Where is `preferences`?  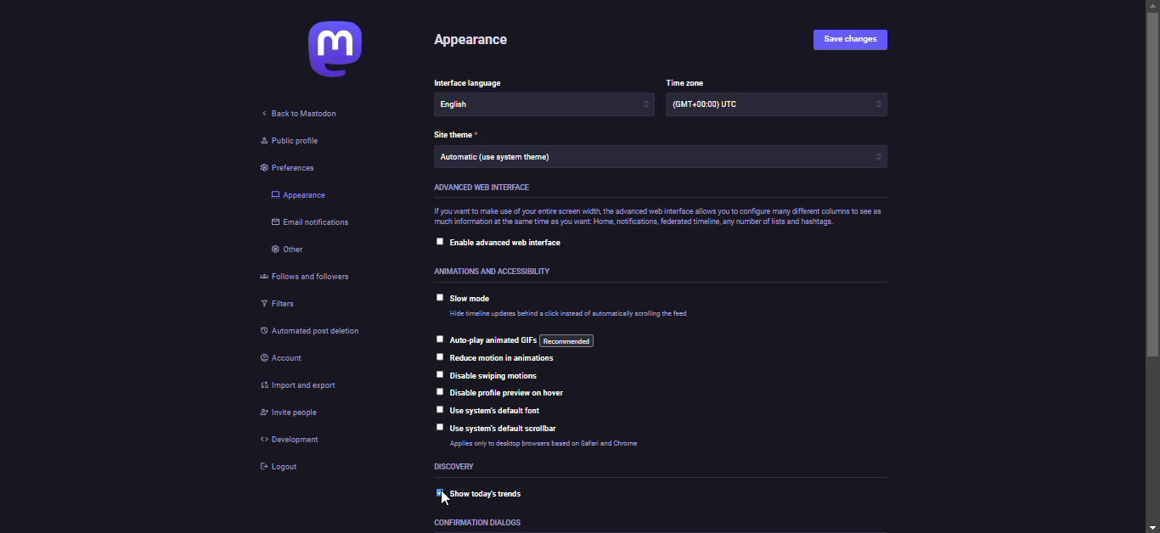
preferences is located at coordinates (293, 168).